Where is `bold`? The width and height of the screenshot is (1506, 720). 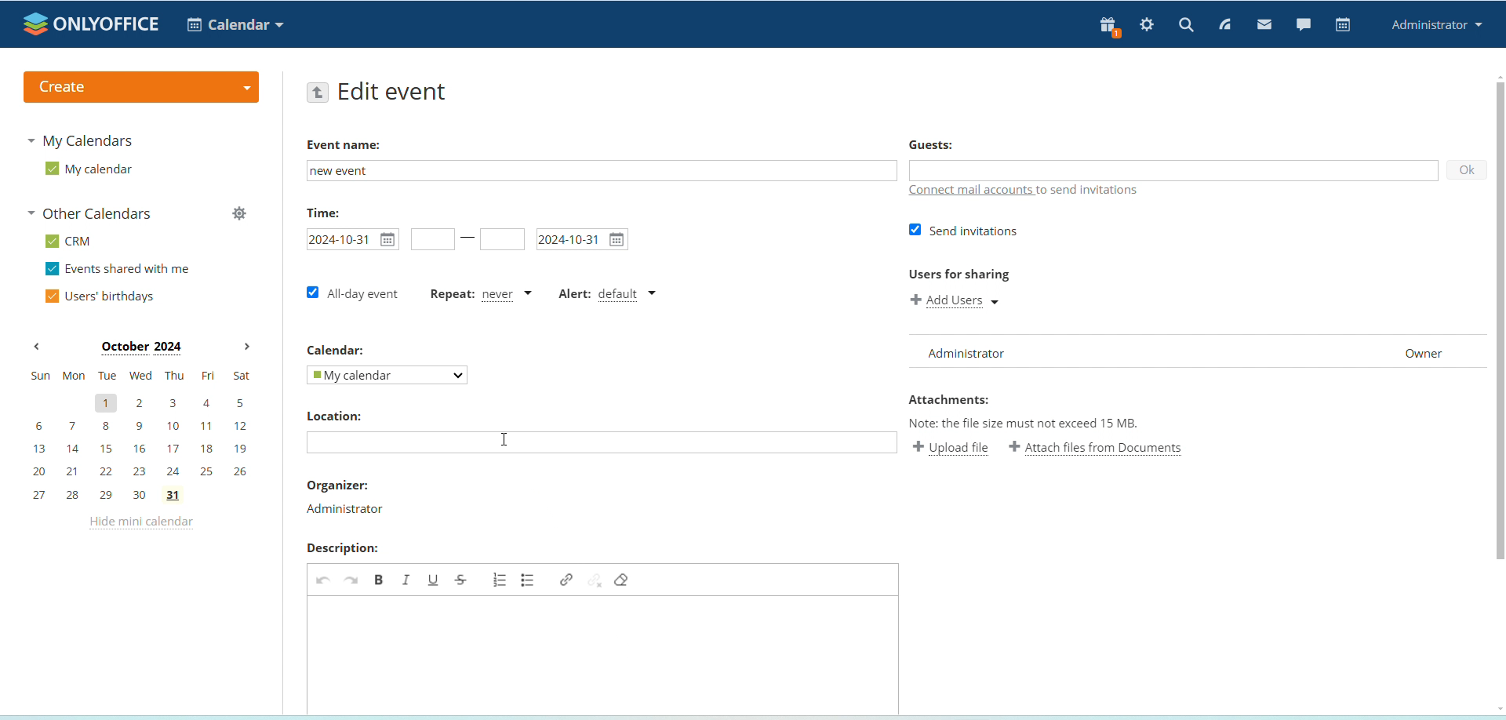
bold is located at coordinates (379, 579).